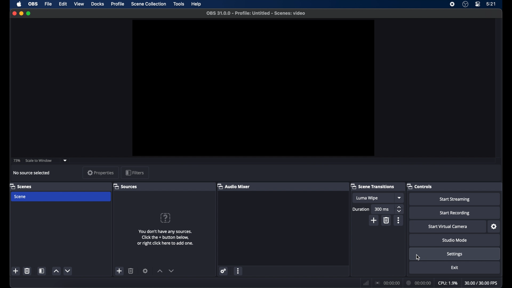  Describe the element at coordinates (455, 241) in the screenshot. I see `studio mode` at that location.